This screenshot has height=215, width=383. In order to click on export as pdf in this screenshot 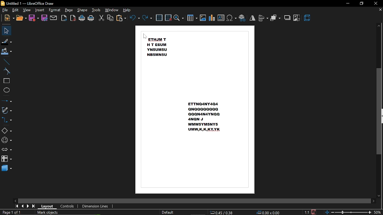, I will do `click(73, 19)`.